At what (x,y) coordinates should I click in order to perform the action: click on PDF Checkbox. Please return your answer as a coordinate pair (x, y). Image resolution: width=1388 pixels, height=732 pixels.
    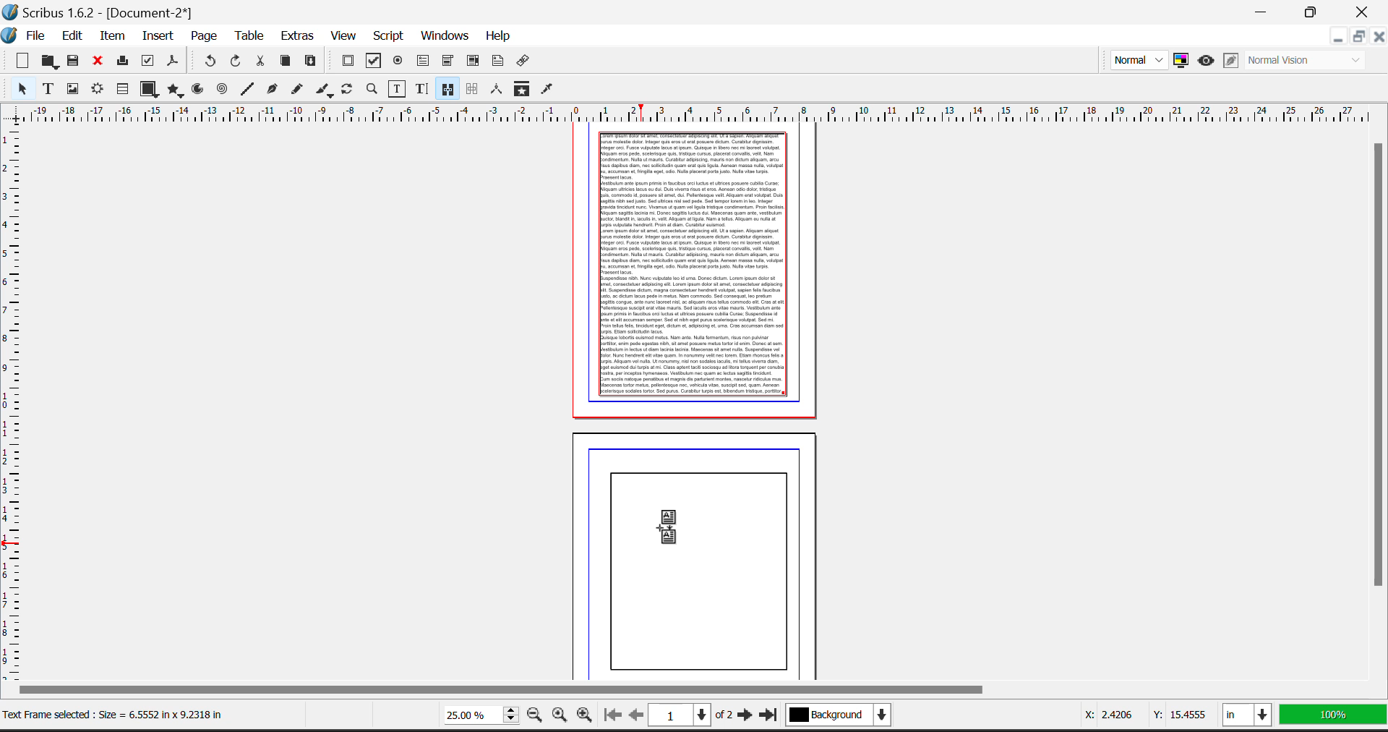
    Looking at the image, I should click on (348, 61).